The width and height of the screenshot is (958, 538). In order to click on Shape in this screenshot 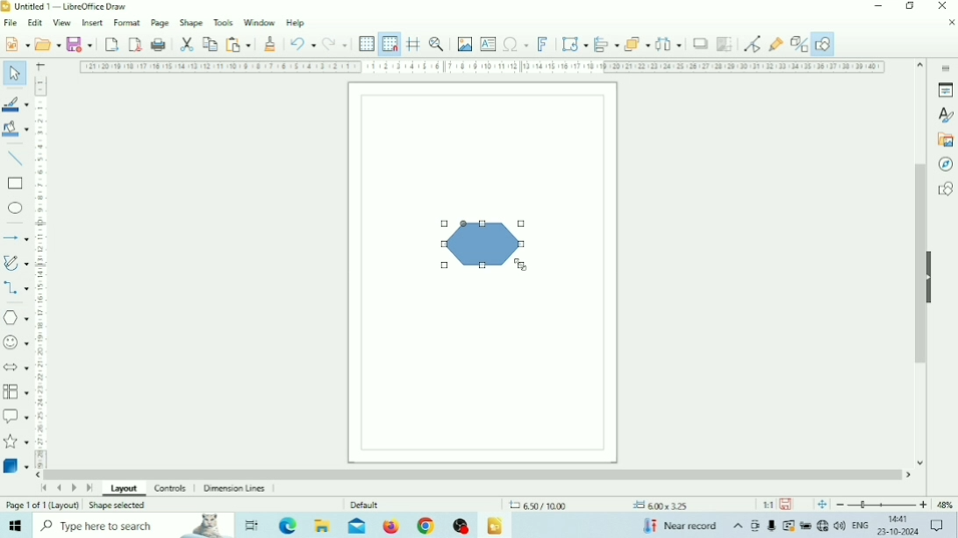, I will do `click(191, 23)`.